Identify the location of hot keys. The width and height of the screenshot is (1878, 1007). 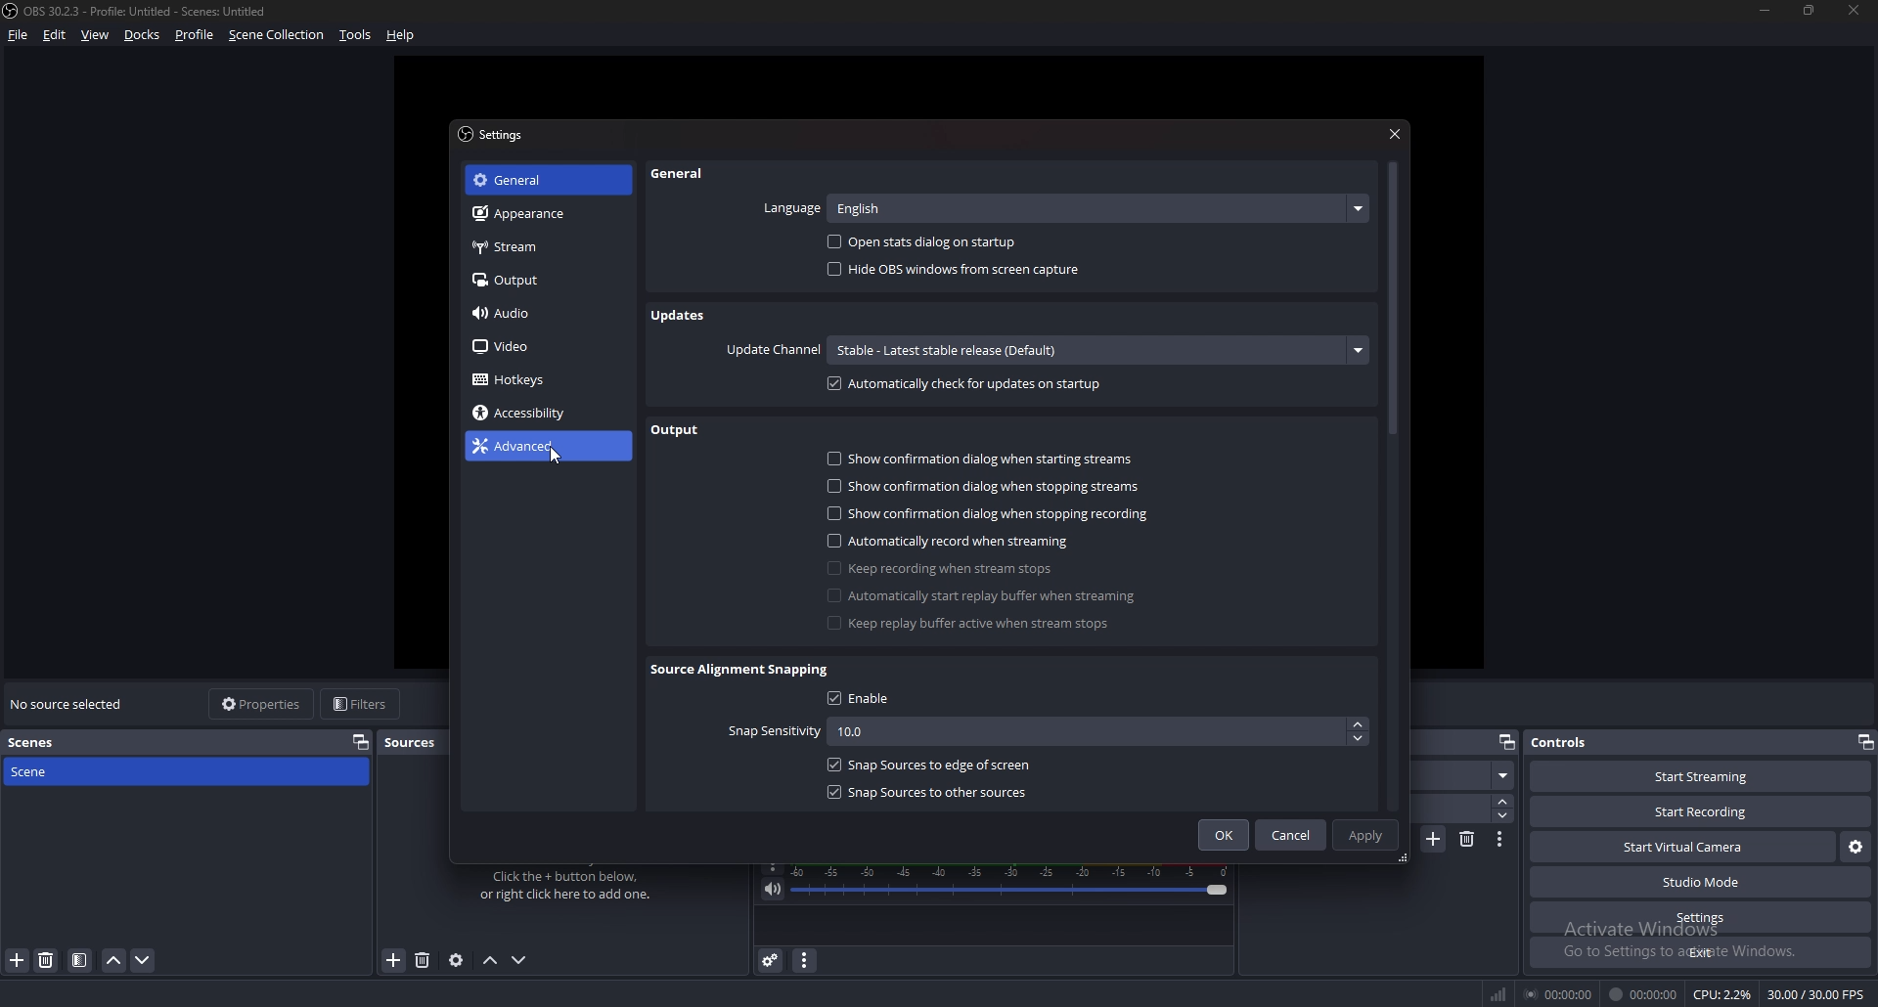
(523, 380).